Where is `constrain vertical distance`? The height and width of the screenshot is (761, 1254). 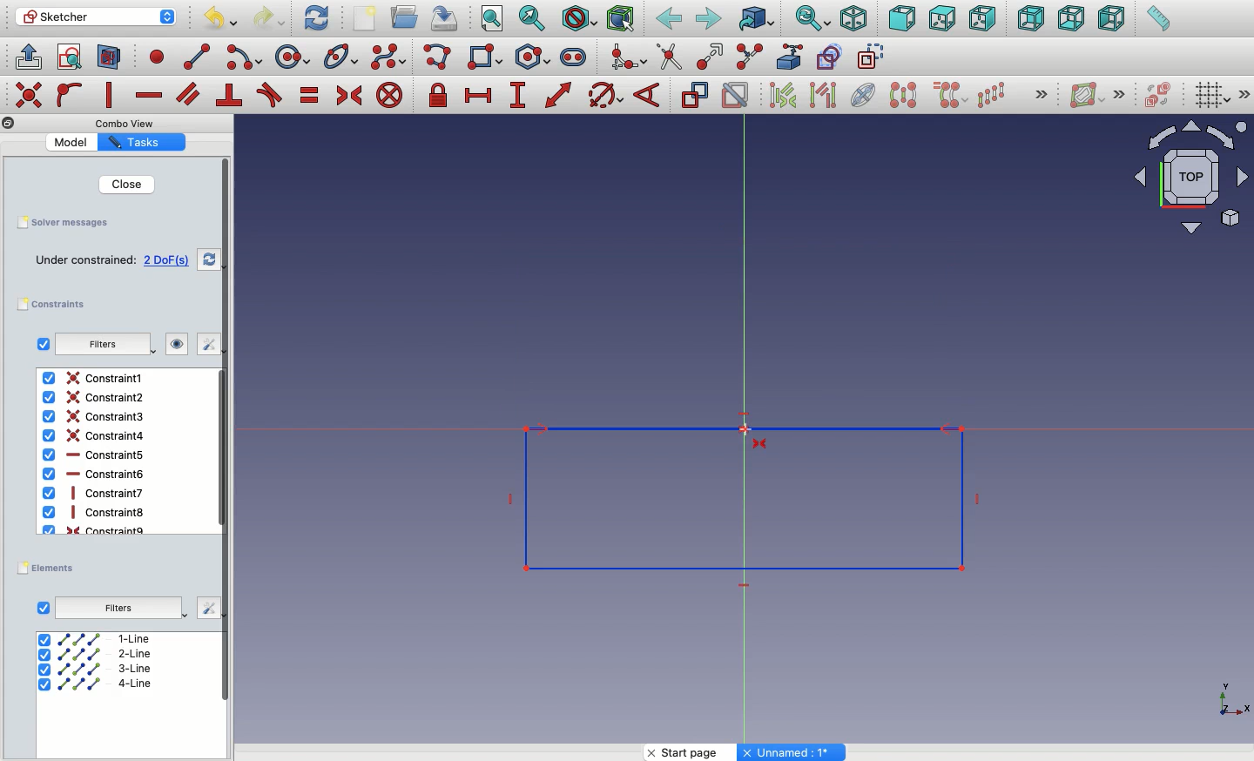
constrain vertical distance is located at coordinates (521, 97).